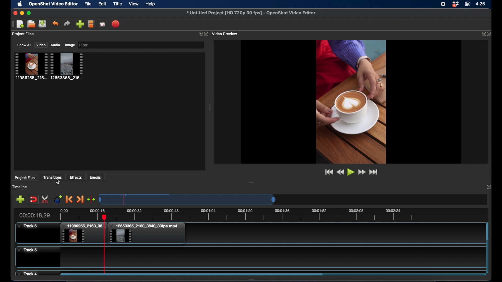  What do you see at coordinates (80, 199) in the screenshot?
I see `next marker` at bounding box center [80, 199].